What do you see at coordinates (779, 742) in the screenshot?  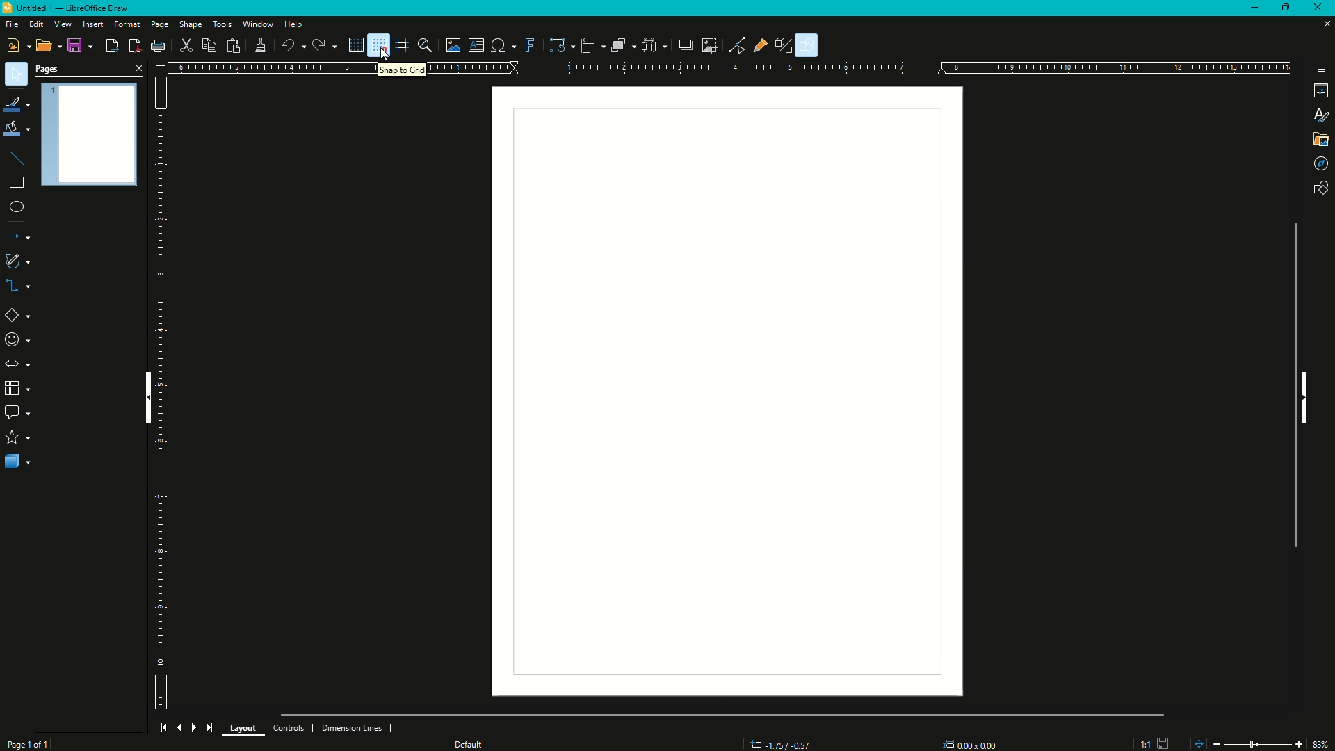 I see `Coordinates` at bounding box center [779, 742].